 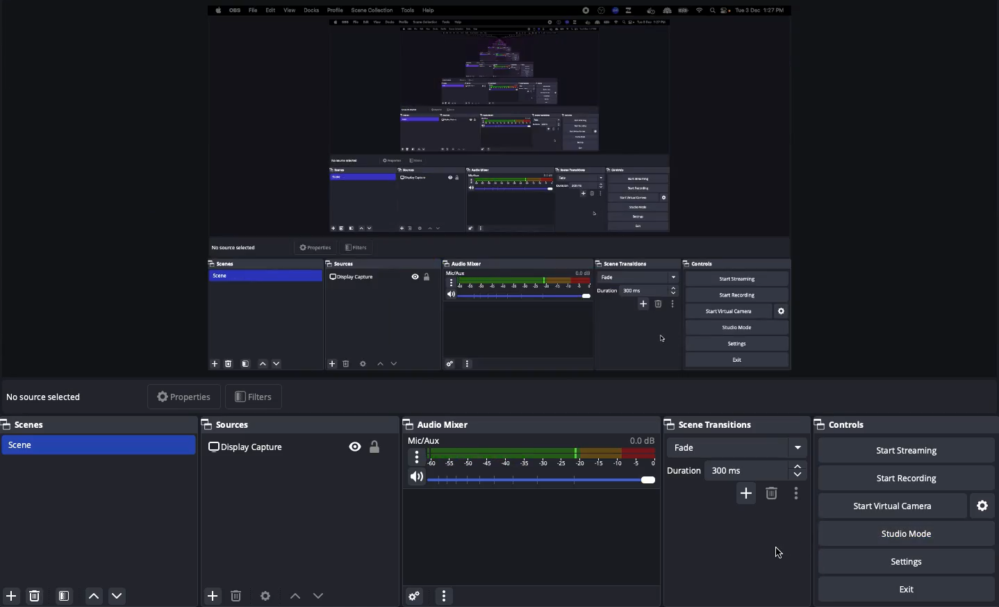 What do you see at coordinates (213, 597) in the screenshot?
I see `add` at bounding box center [213, 597].